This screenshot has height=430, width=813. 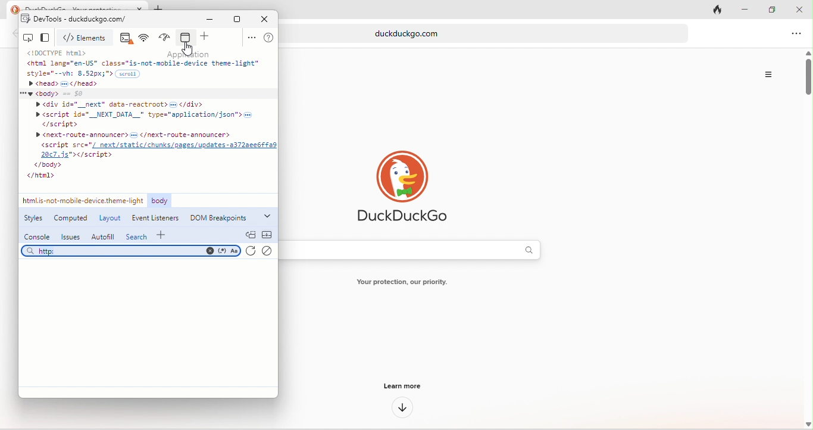 What do you see at coordinates (164, 39) in the screenshot?
I see `performance` at bounding box center [164, 39].